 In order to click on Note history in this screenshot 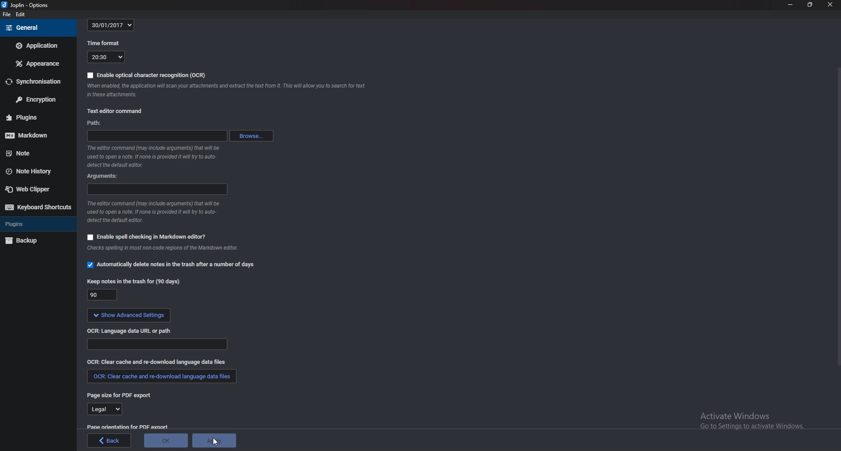, I will do `click(32, 171)`.